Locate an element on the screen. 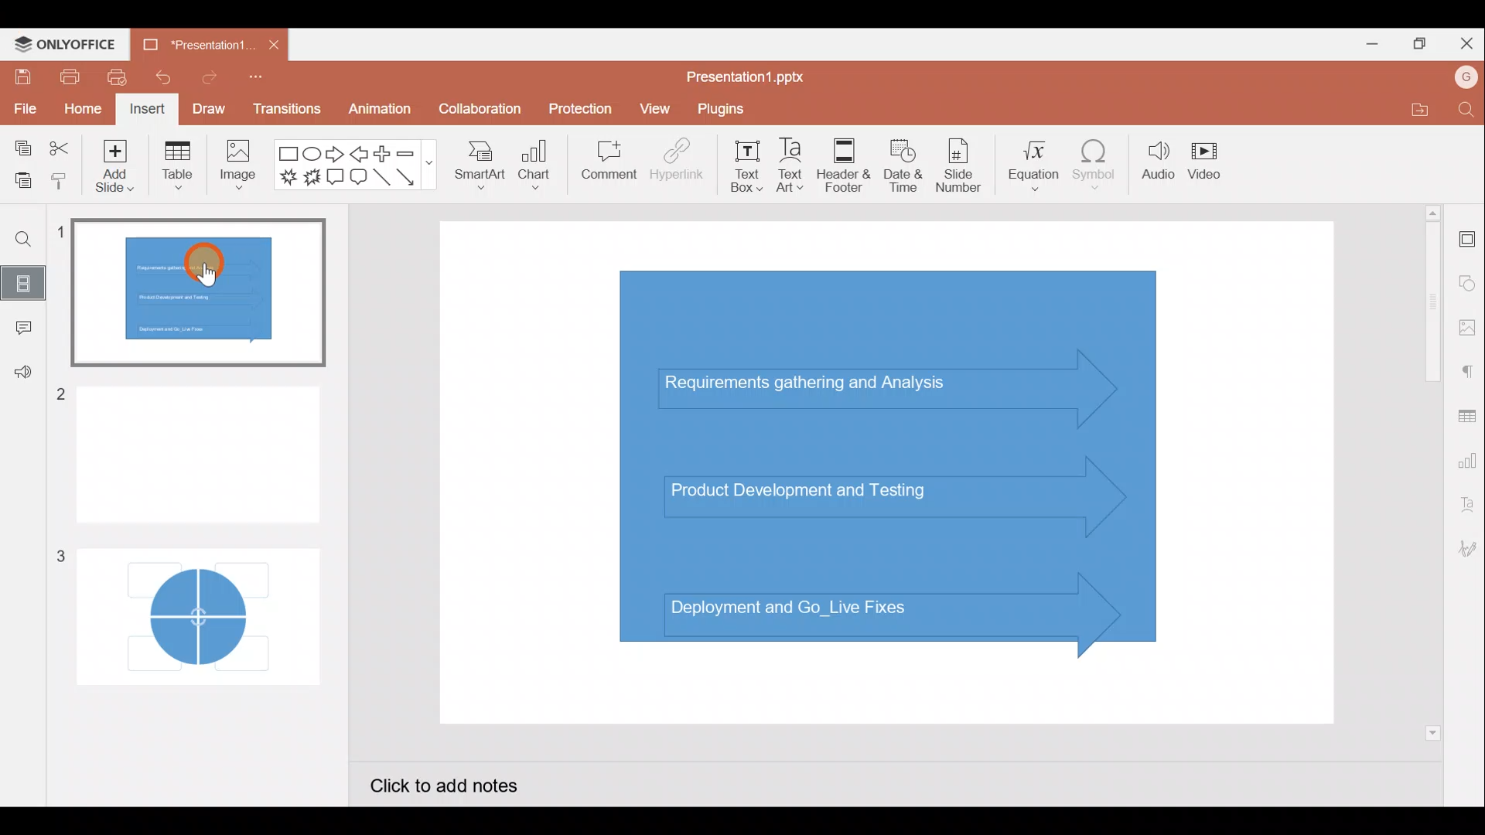  Arrow is located at coordinates (409, 177).